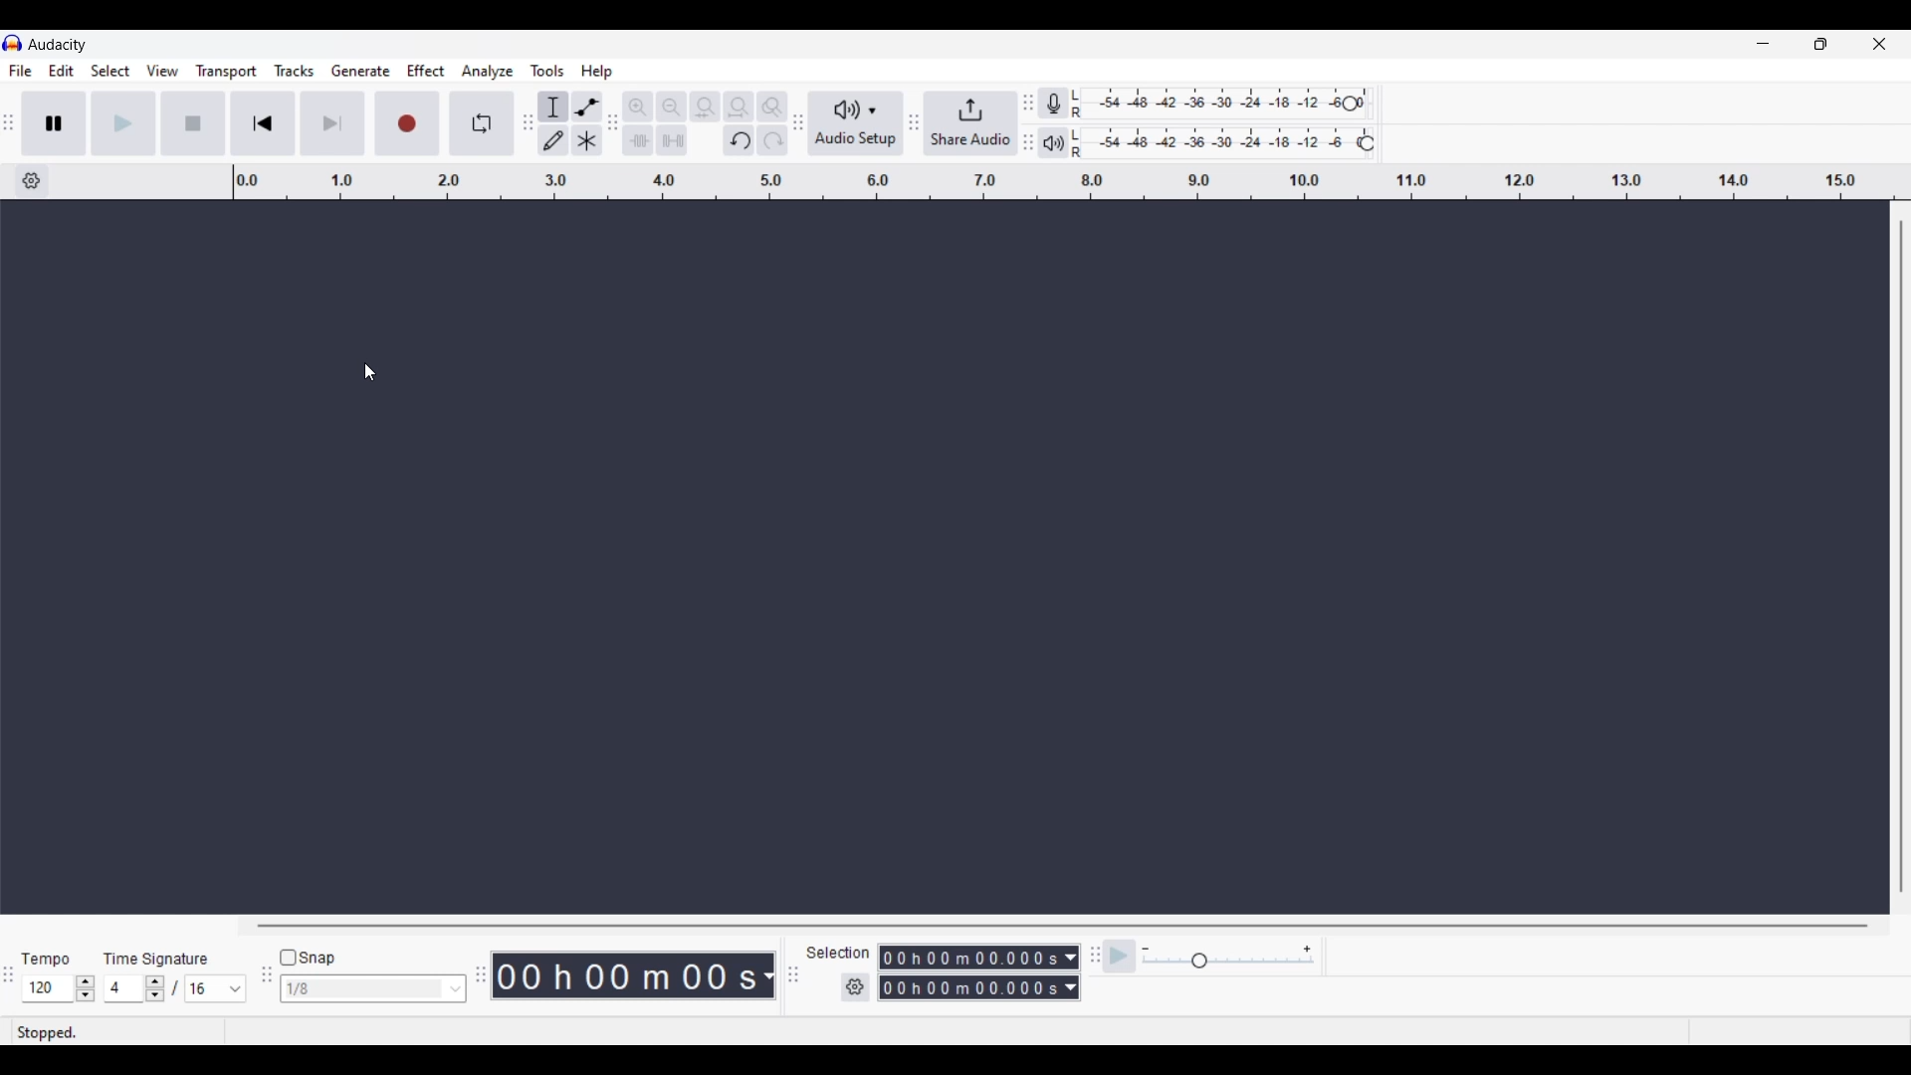 The image size is (1911, 1075). I want to click on Stop, so click(194, 123).